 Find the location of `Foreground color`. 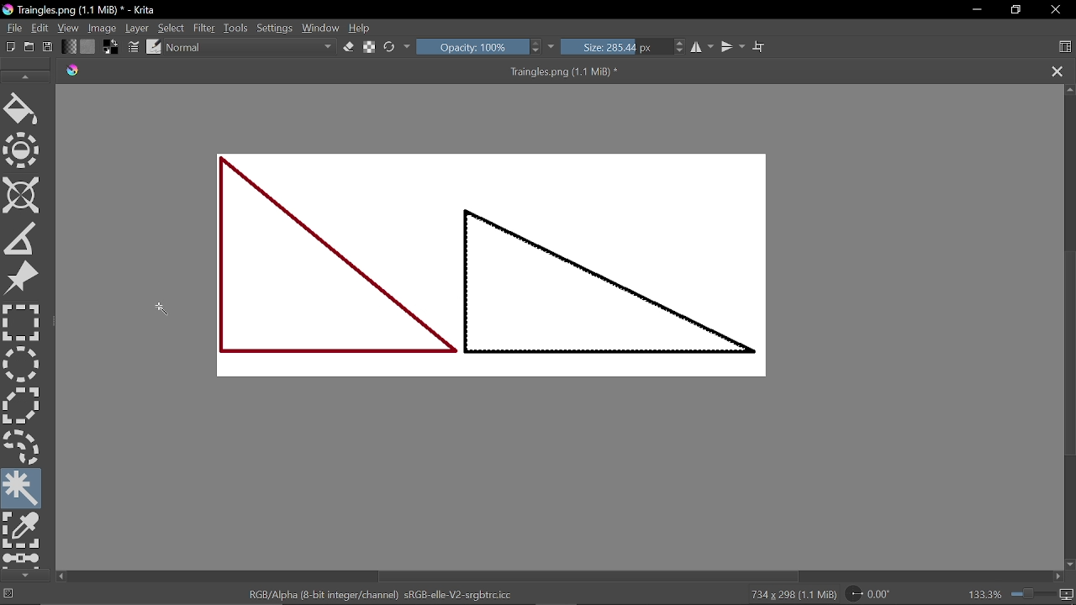

Foreground color is located at coordinates (109, 47).